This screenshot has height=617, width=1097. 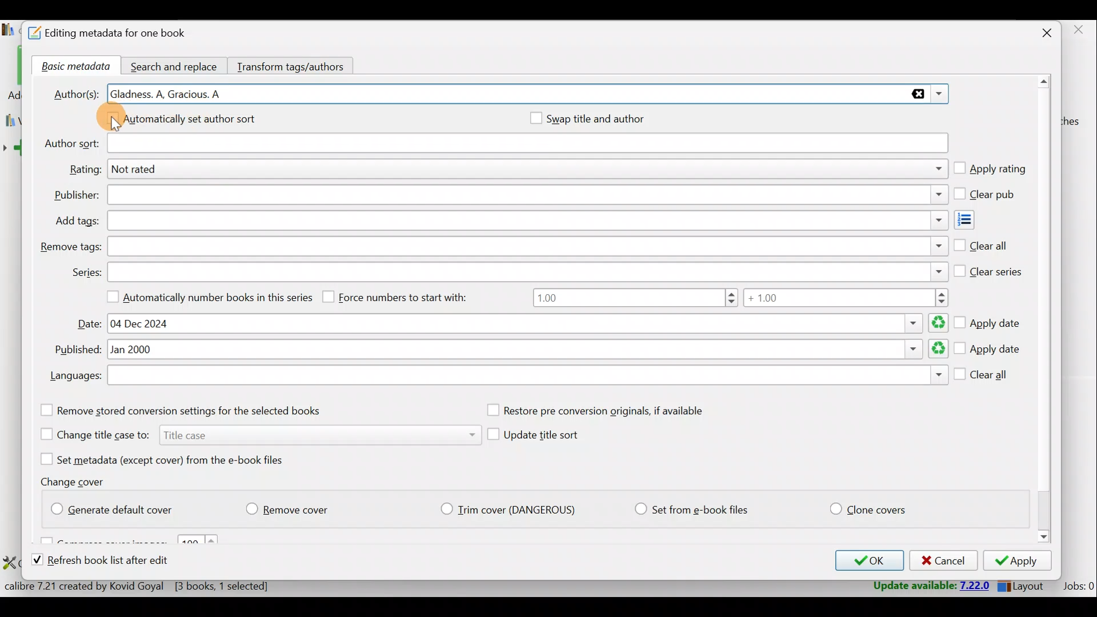 What do you see at coordinates (90, 324) in the screenshot?
I see `Date:` at bounding box center [90, 324].